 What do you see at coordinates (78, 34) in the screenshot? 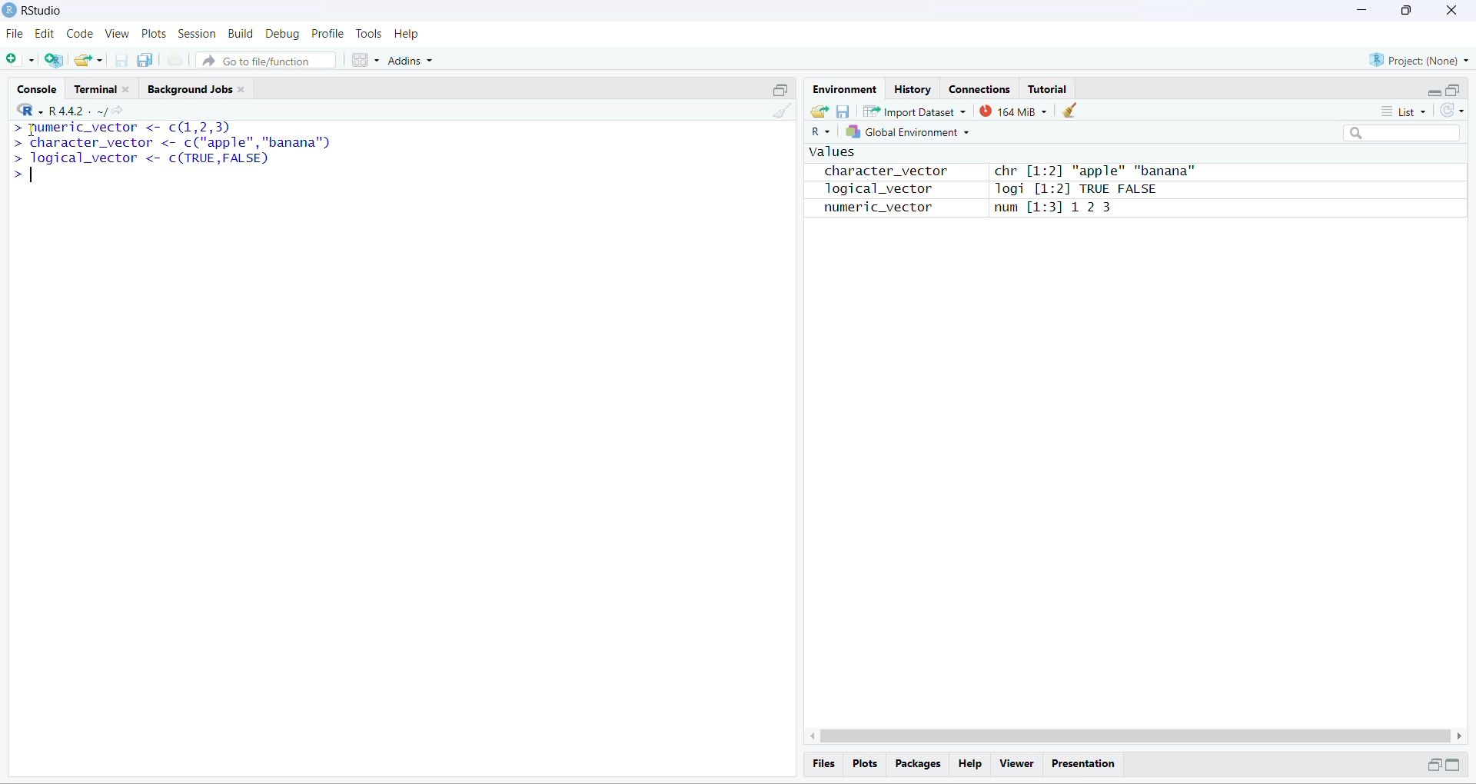
I see `Code` at bounding box center [78, 34].